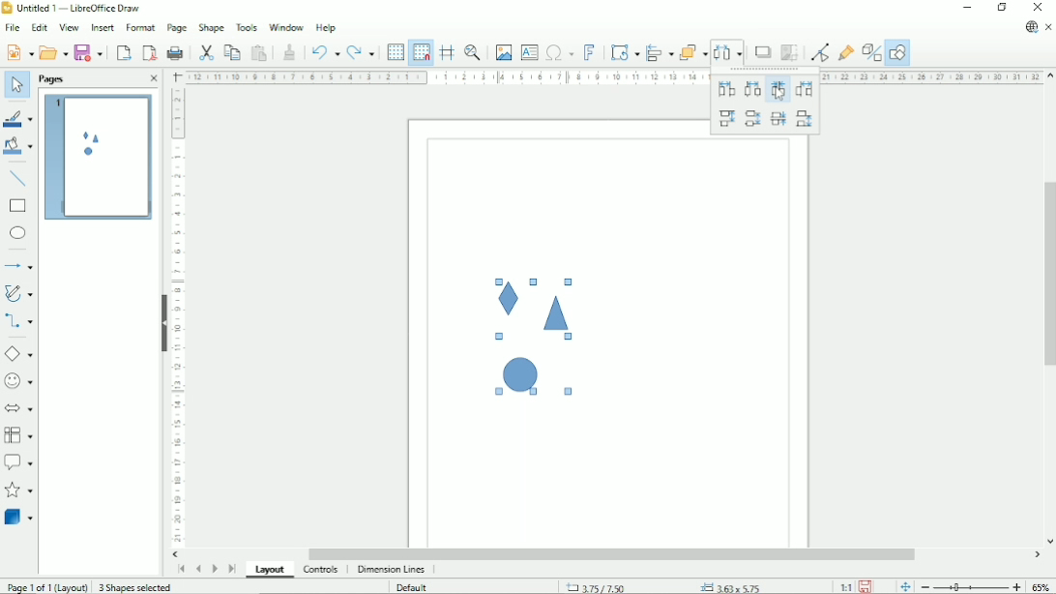 This screenshot has height=594, width=1056. What do you see at coordinates (321, 571) in the screenshot?
I see `Controls` at bounding box center [321, 571].